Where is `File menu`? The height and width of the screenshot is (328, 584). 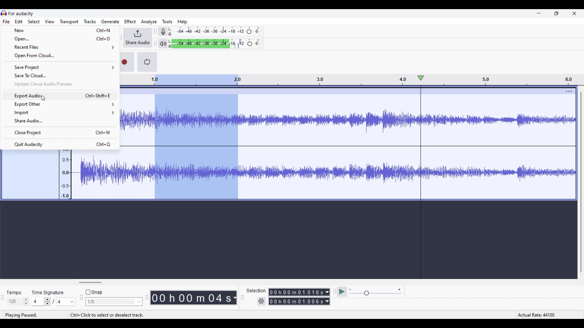 File menu is located at coordinates (6, 22).